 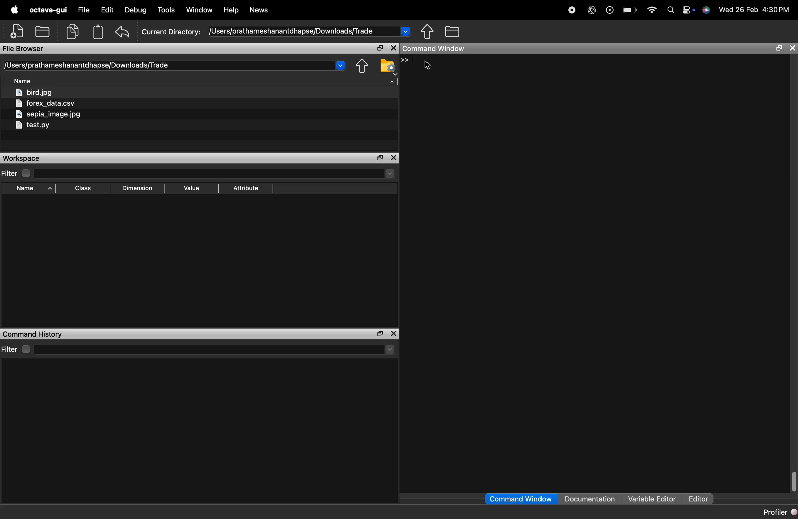 What do you see at coordinates (652, 12) in the screenshot?
I see `wifi` at bounding box center [652, 12].